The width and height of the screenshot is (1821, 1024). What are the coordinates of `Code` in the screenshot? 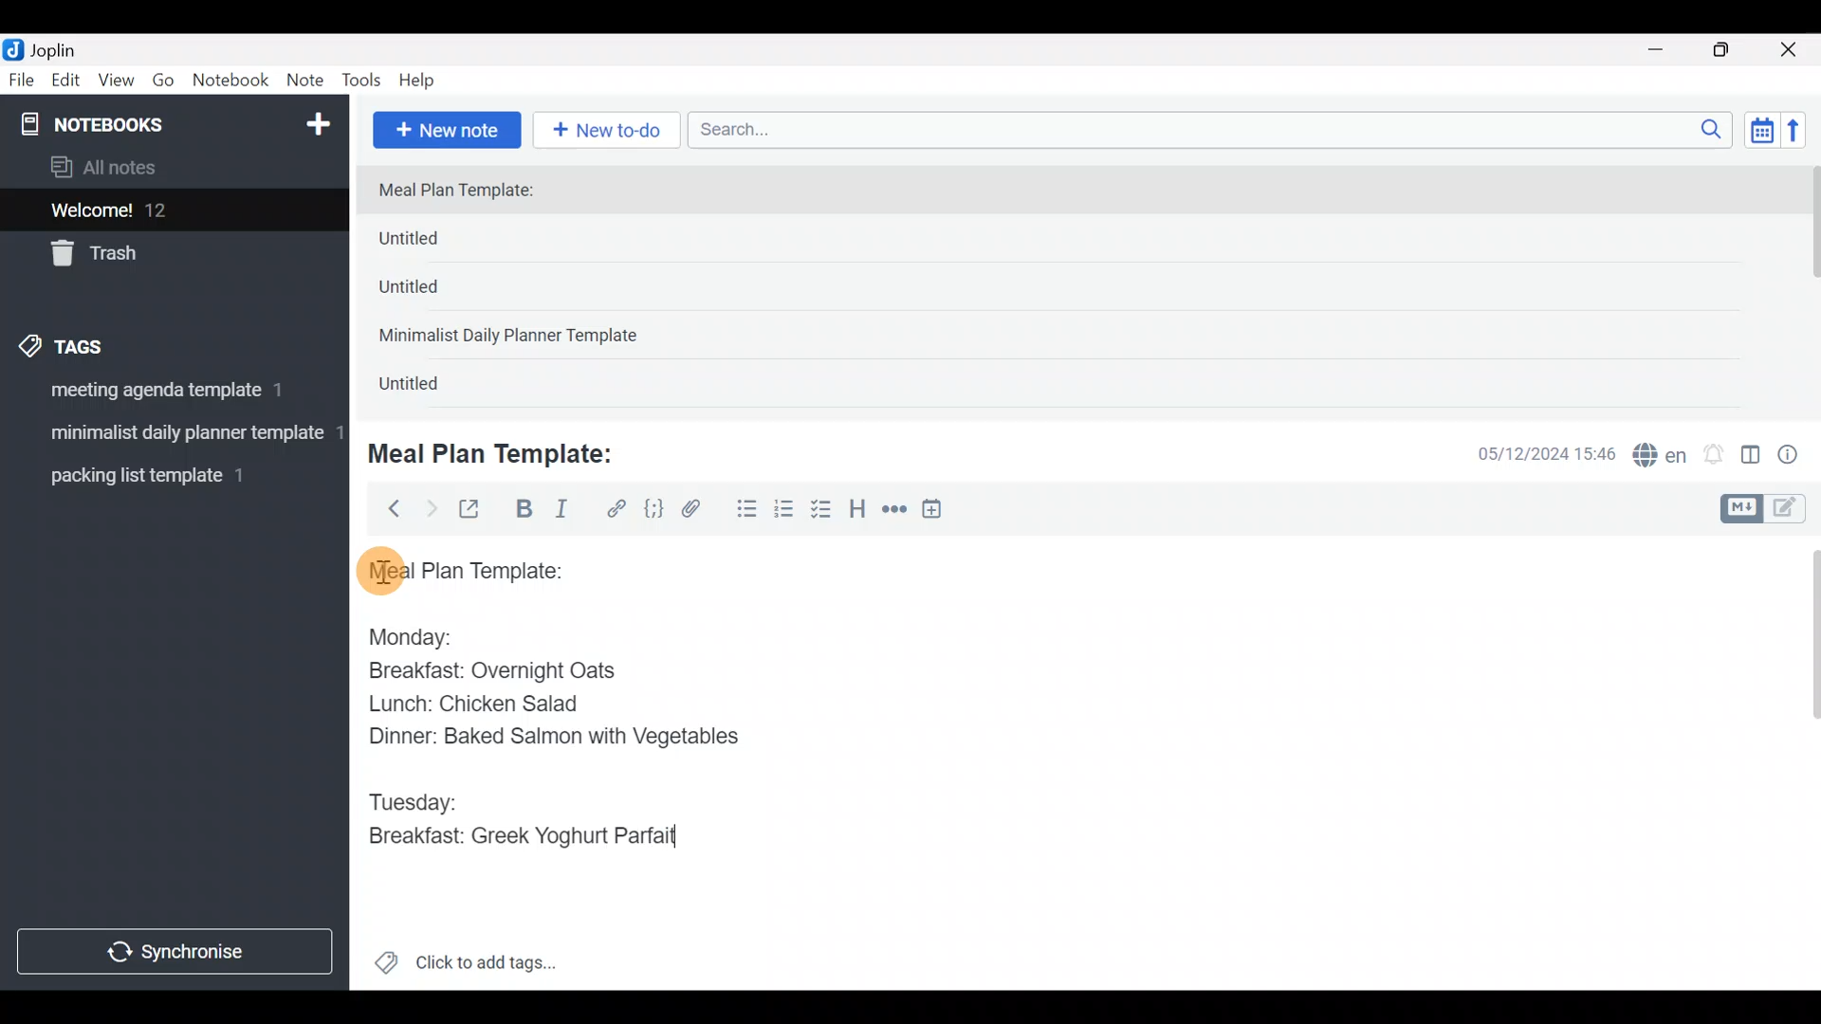 It's located at (652, 508).